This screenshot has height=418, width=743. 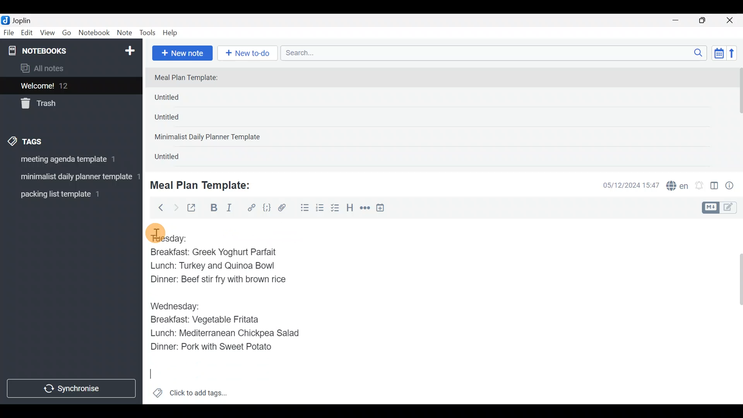 I want to click on Italic, so click(x=228, y=209).